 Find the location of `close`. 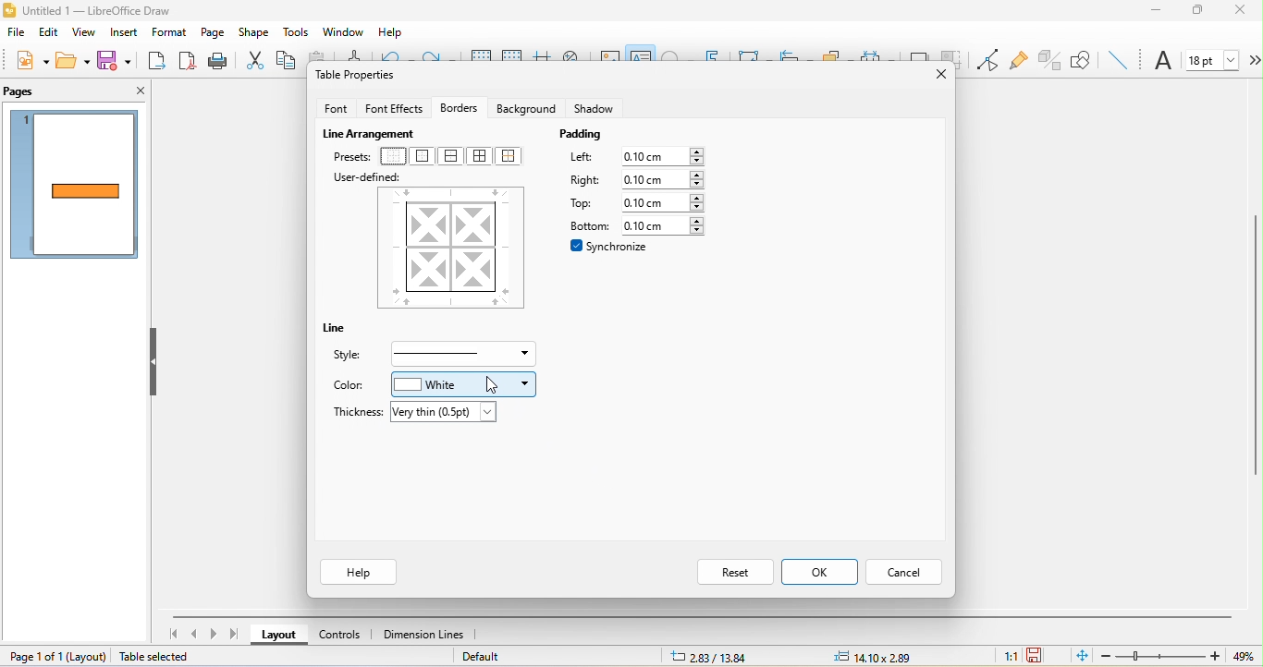

close is located at coordinates (139, 90).